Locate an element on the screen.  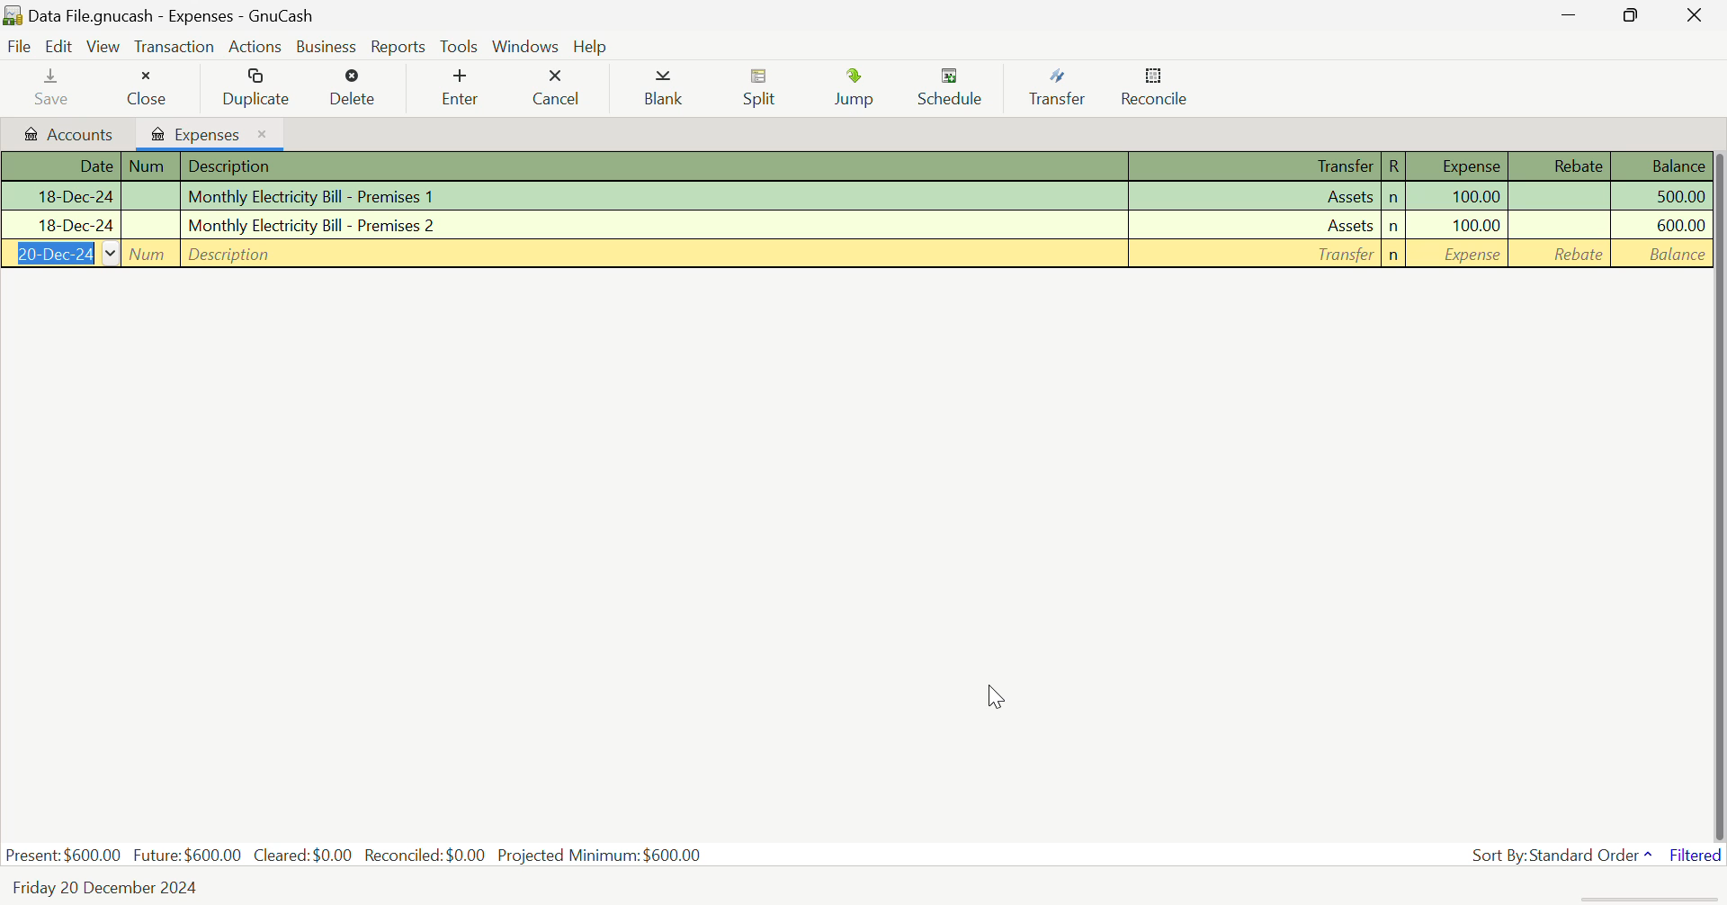
Description is located at coordinates (654, 251).